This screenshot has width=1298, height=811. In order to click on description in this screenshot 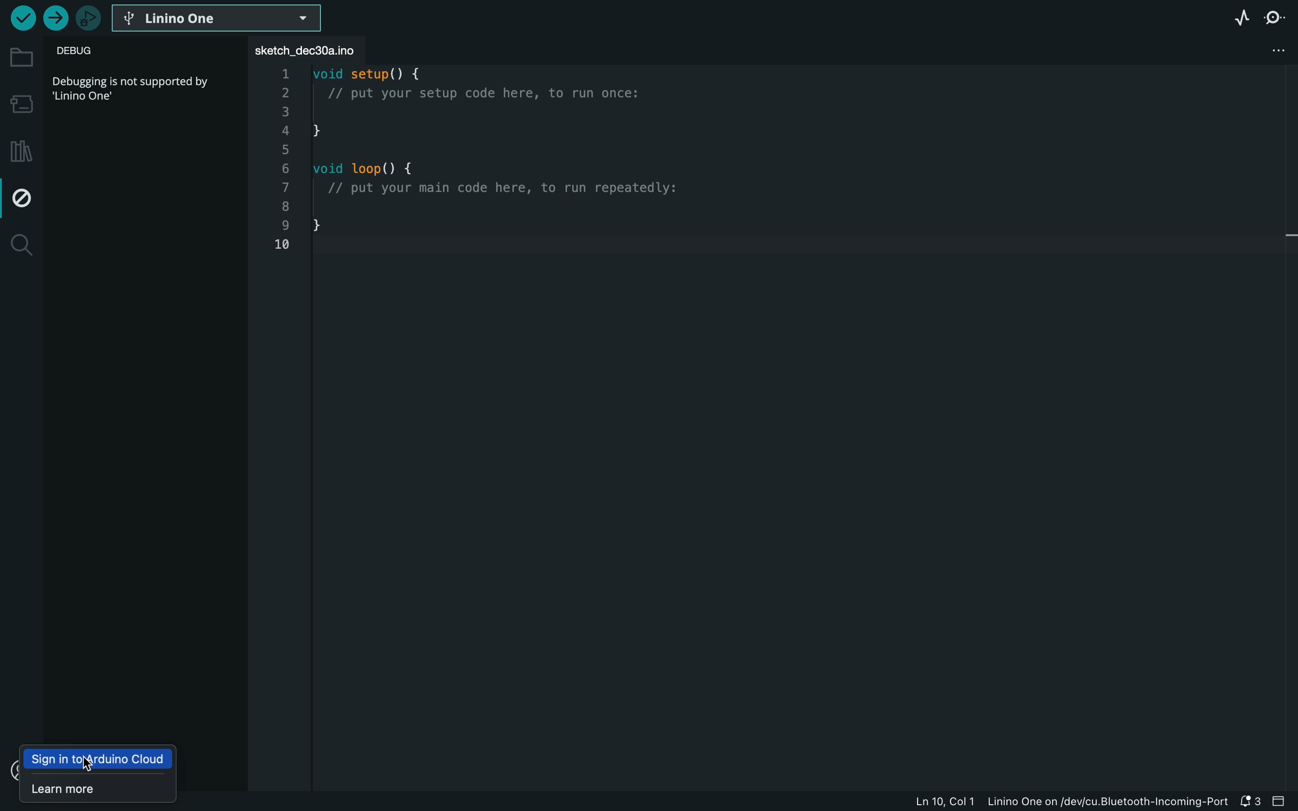, I will do `click(134, 87)`.